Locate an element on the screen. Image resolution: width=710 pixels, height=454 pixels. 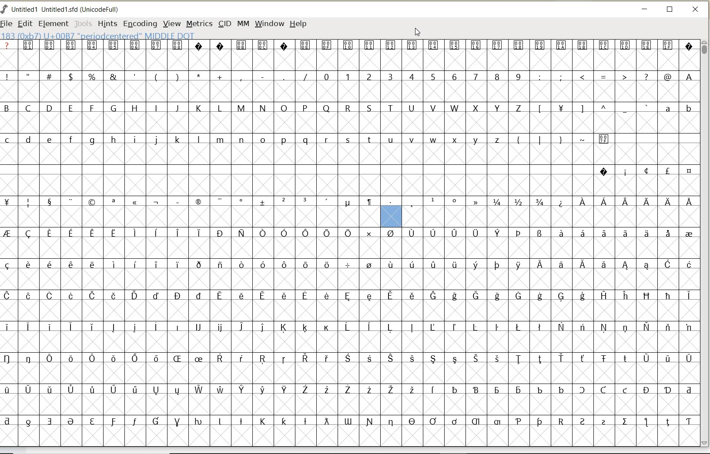
ELEMENT is located at coordinates (53, 23).